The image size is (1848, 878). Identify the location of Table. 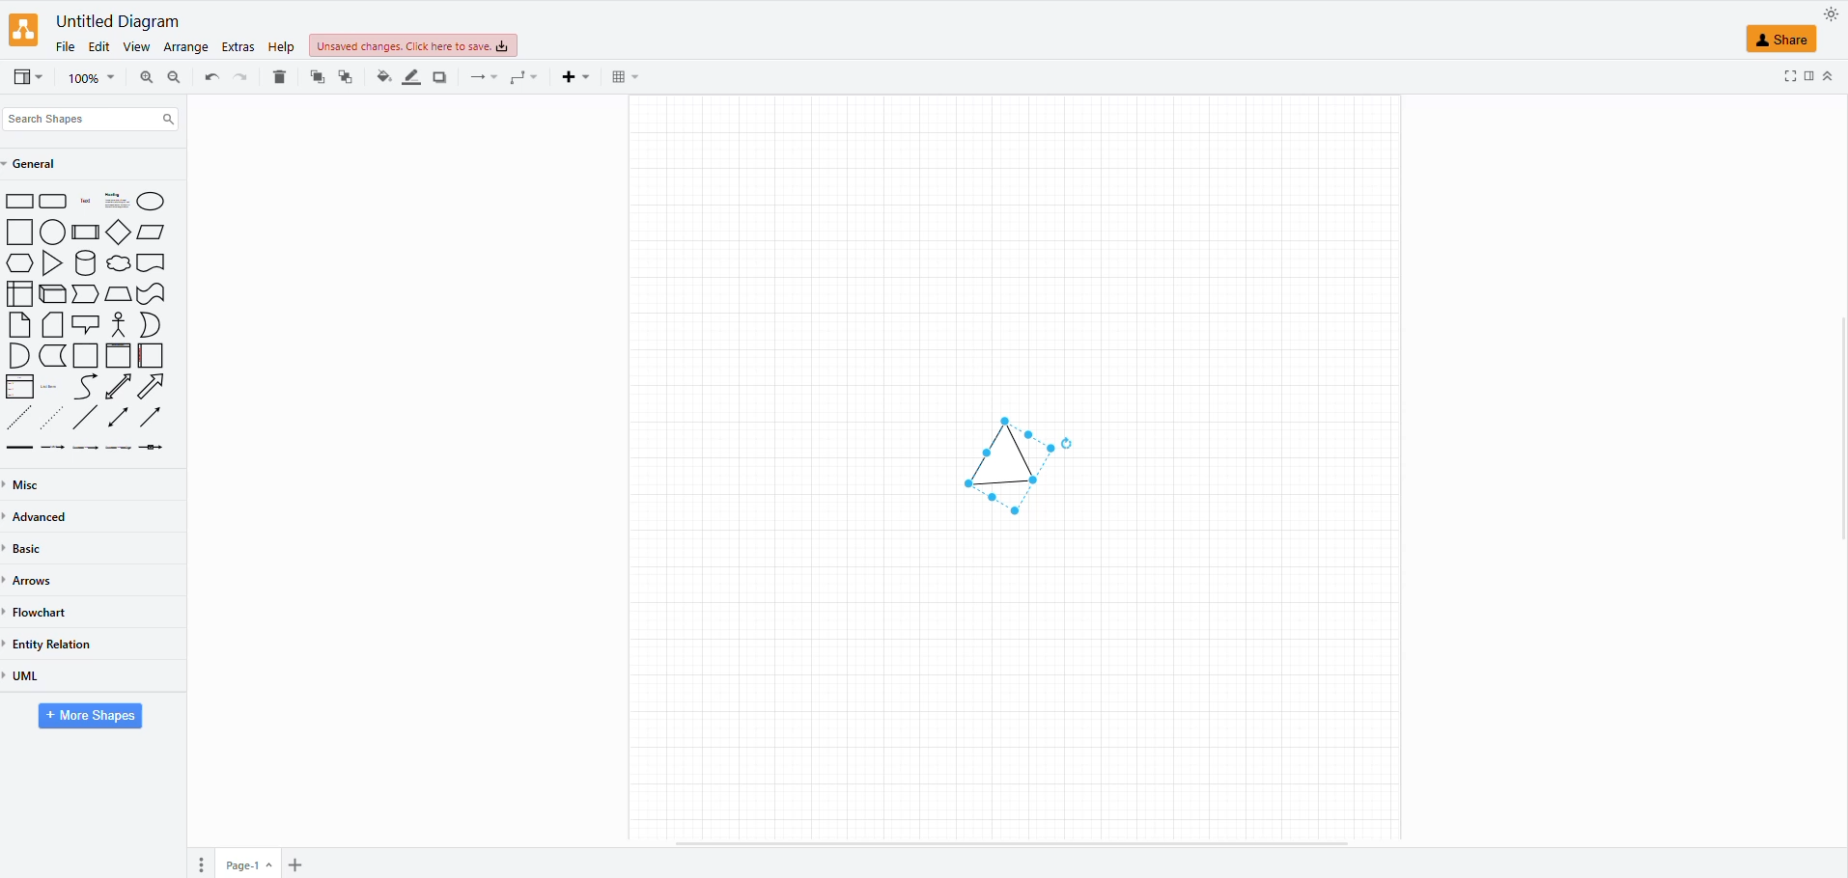
(19, 293).